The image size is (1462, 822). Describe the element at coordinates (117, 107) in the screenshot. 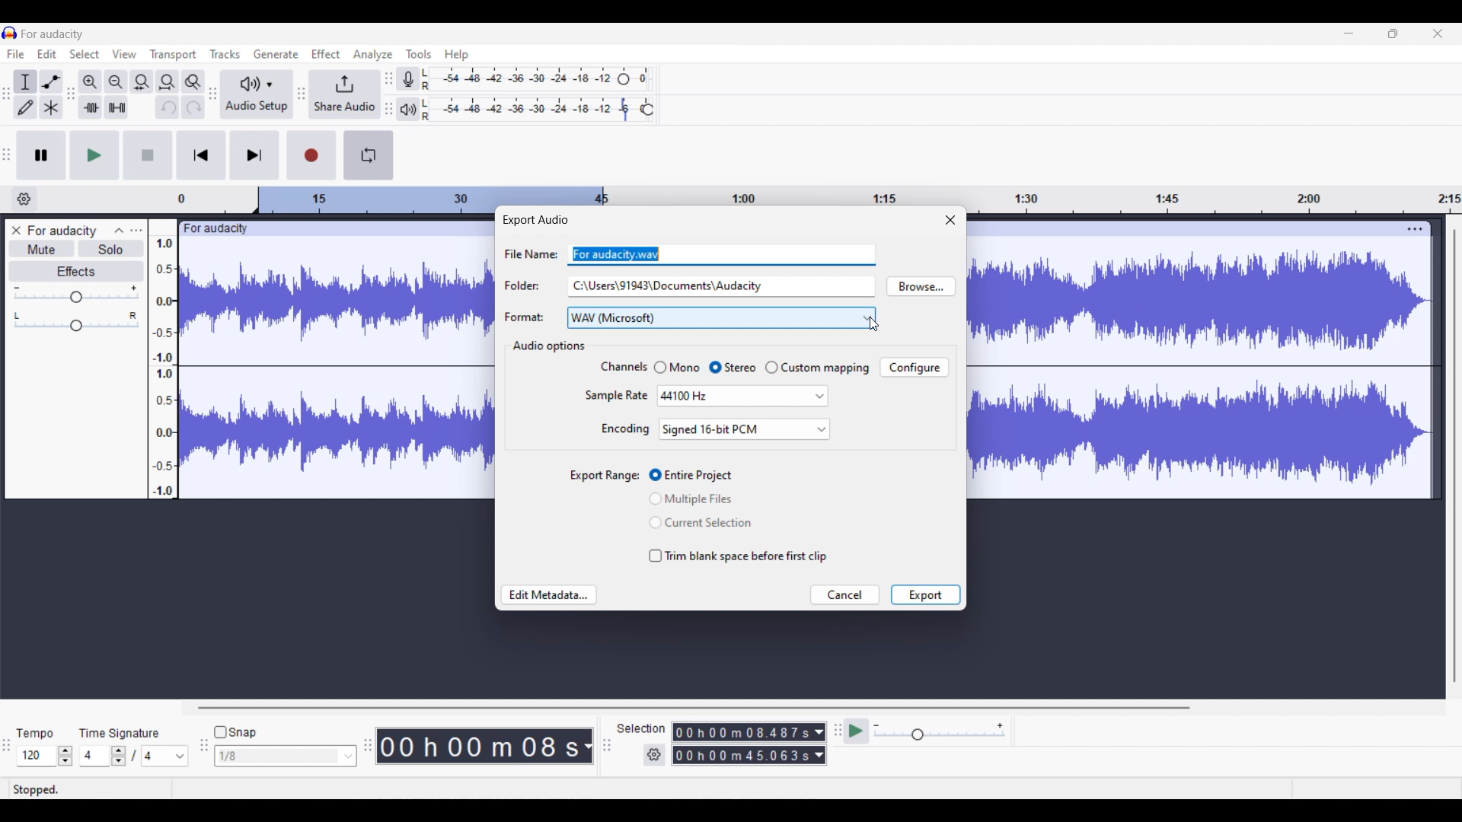

I see `Silence audio selection` at that location.